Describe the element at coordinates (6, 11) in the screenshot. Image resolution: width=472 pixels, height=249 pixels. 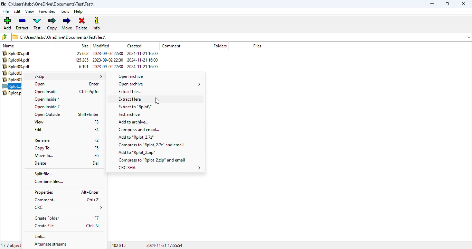
I see `file` at that location.